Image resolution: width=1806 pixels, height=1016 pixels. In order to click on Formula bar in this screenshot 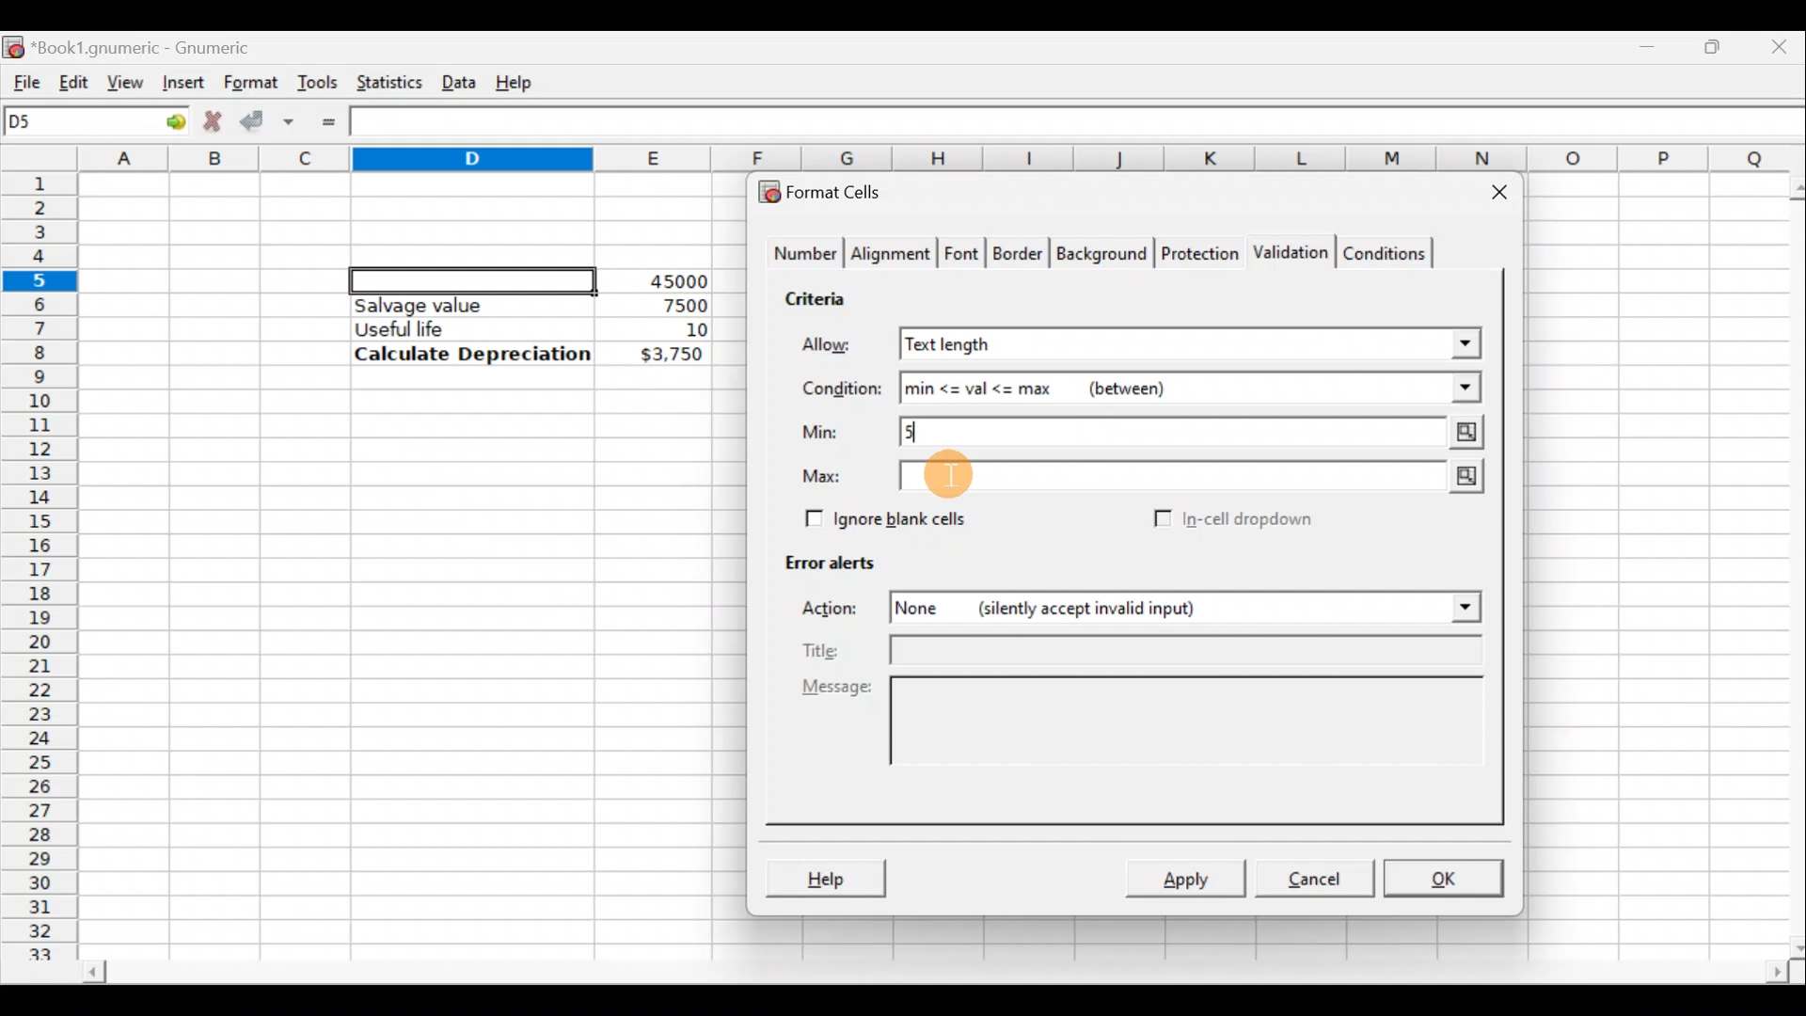, I will do `click(1083, 124)`.